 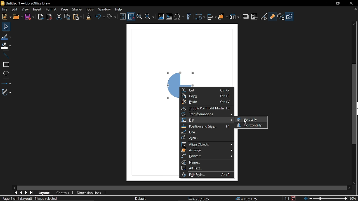 What do you see at coordinates (338, 3) in the screenshot?
I see `Restore down` at bounding box center [338, 3].